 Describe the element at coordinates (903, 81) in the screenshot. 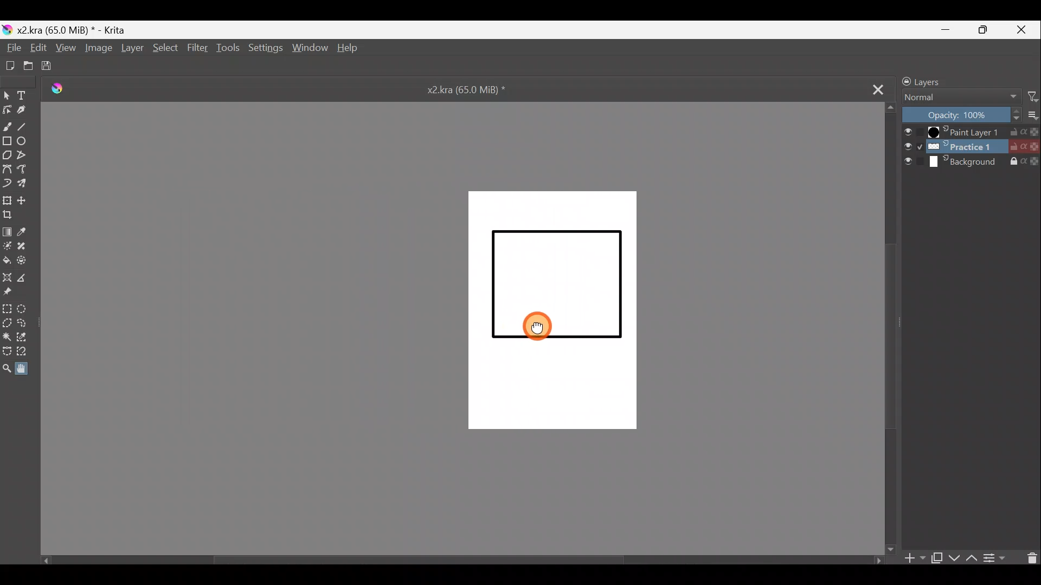

I see `Lock/unlock docker` at that location.